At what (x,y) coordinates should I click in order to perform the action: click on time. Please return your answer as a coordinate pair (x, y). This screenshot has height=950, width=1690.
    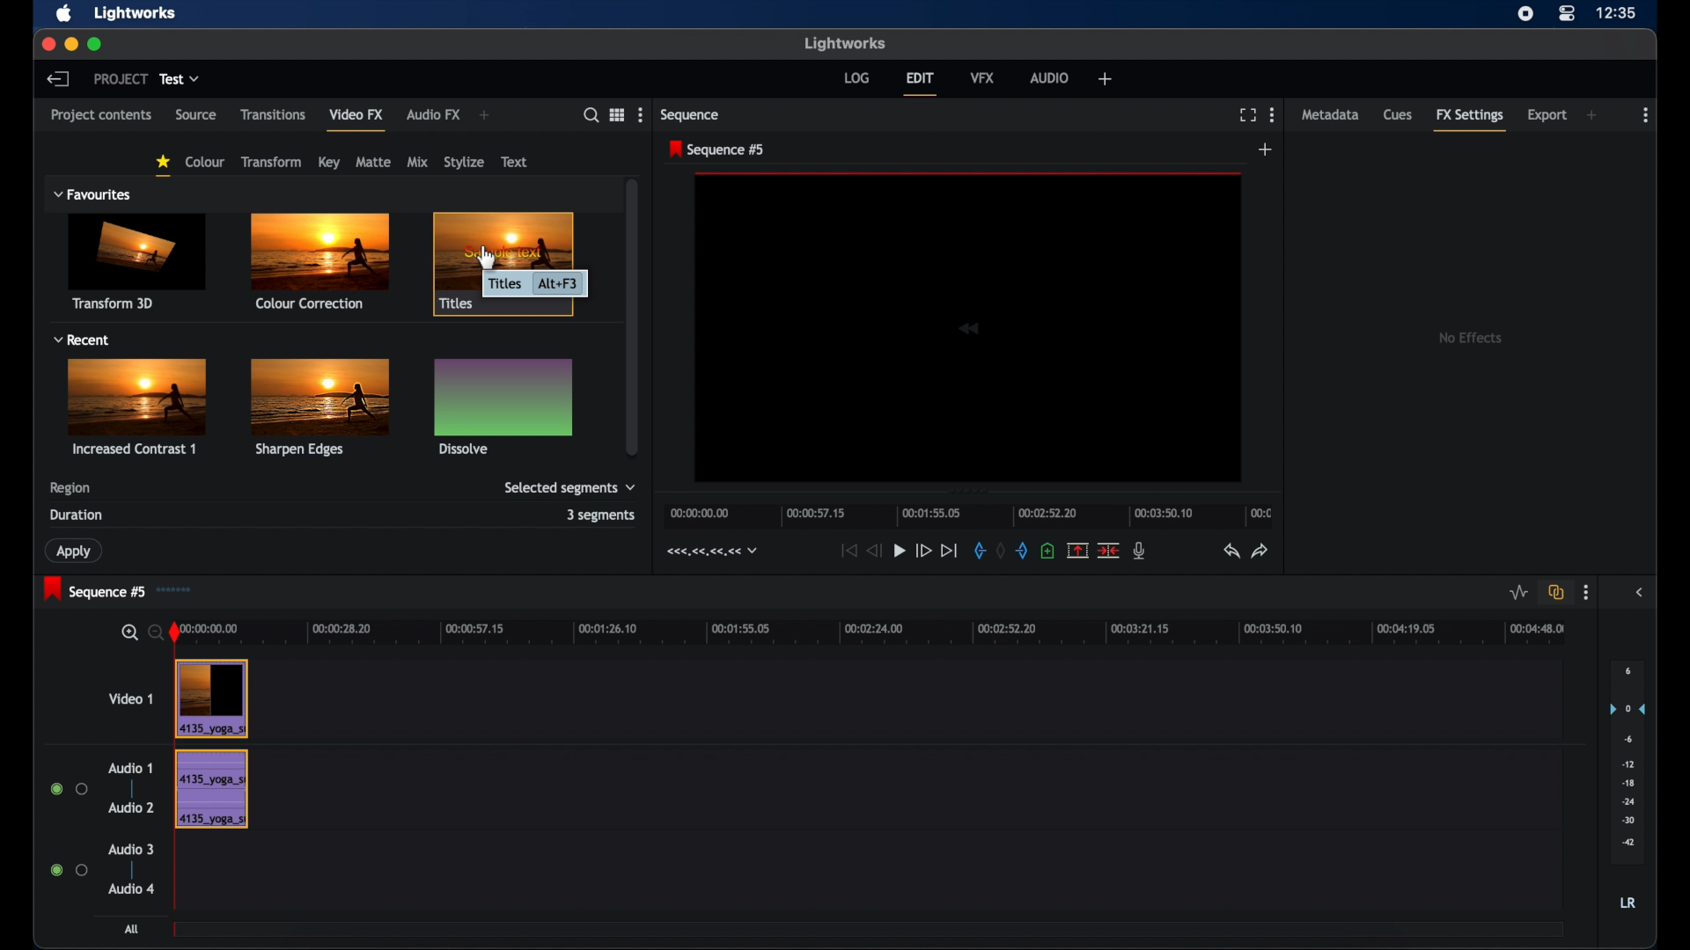
    Looking at the image, I should click on (1618, 14).